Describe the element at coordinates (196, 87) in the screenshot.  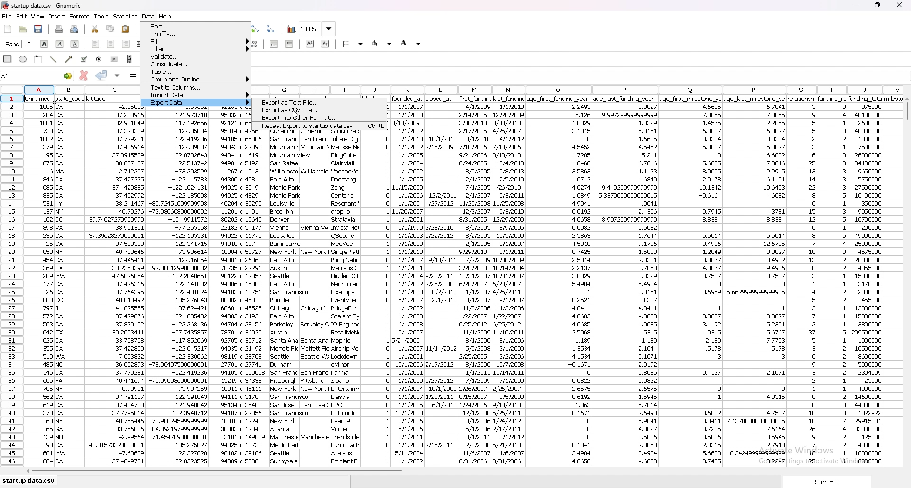
I see `text to columns` at that location.